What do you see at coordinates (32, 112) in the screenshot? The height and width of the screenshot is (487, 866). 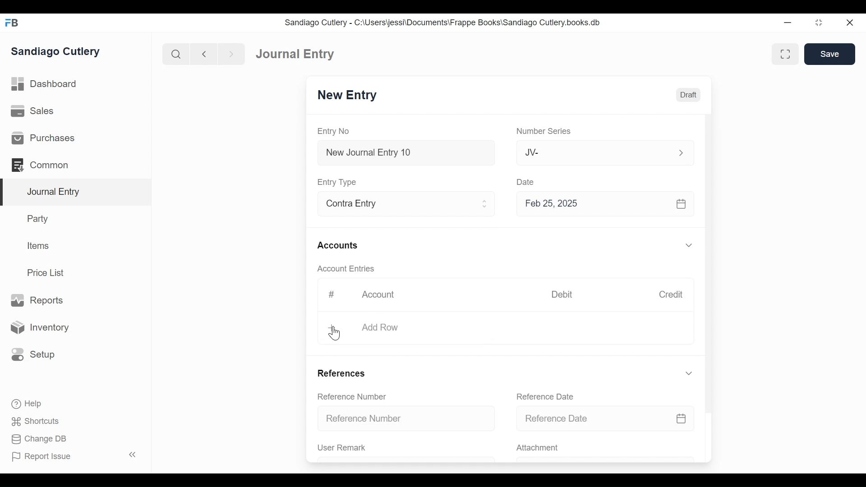 I see `Sales` at bounding box center [32, 112].